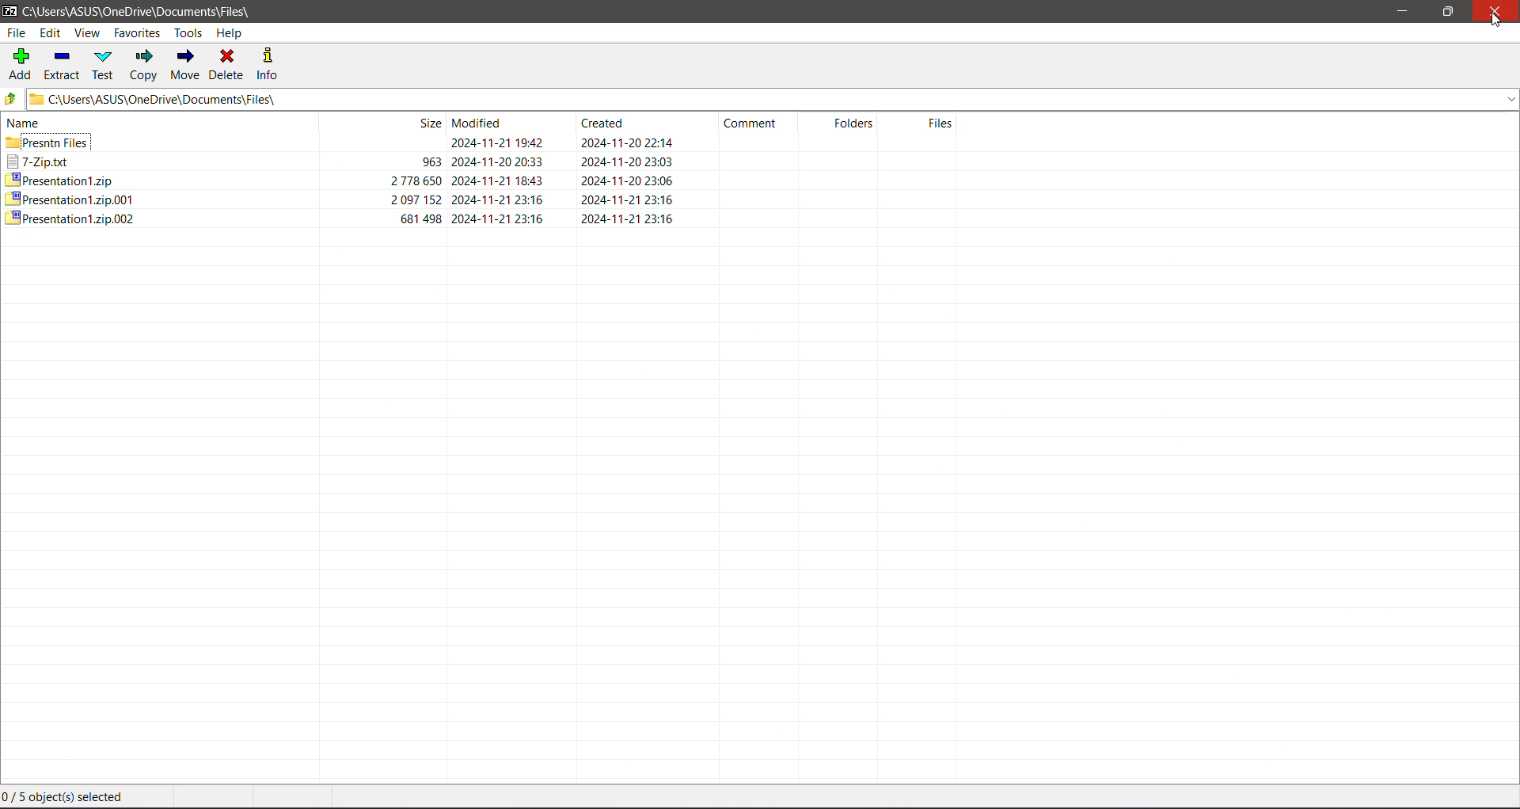  I want to click on Delete, so click(226, 65).